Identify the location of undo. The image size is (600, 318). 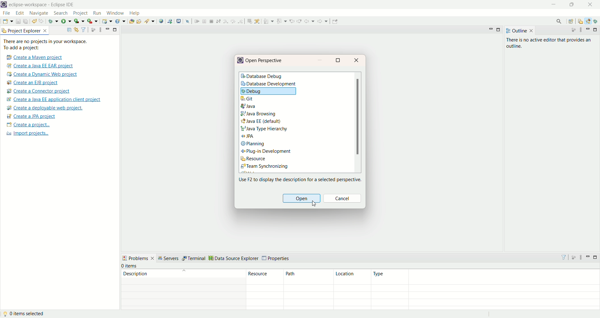
(34, 21).